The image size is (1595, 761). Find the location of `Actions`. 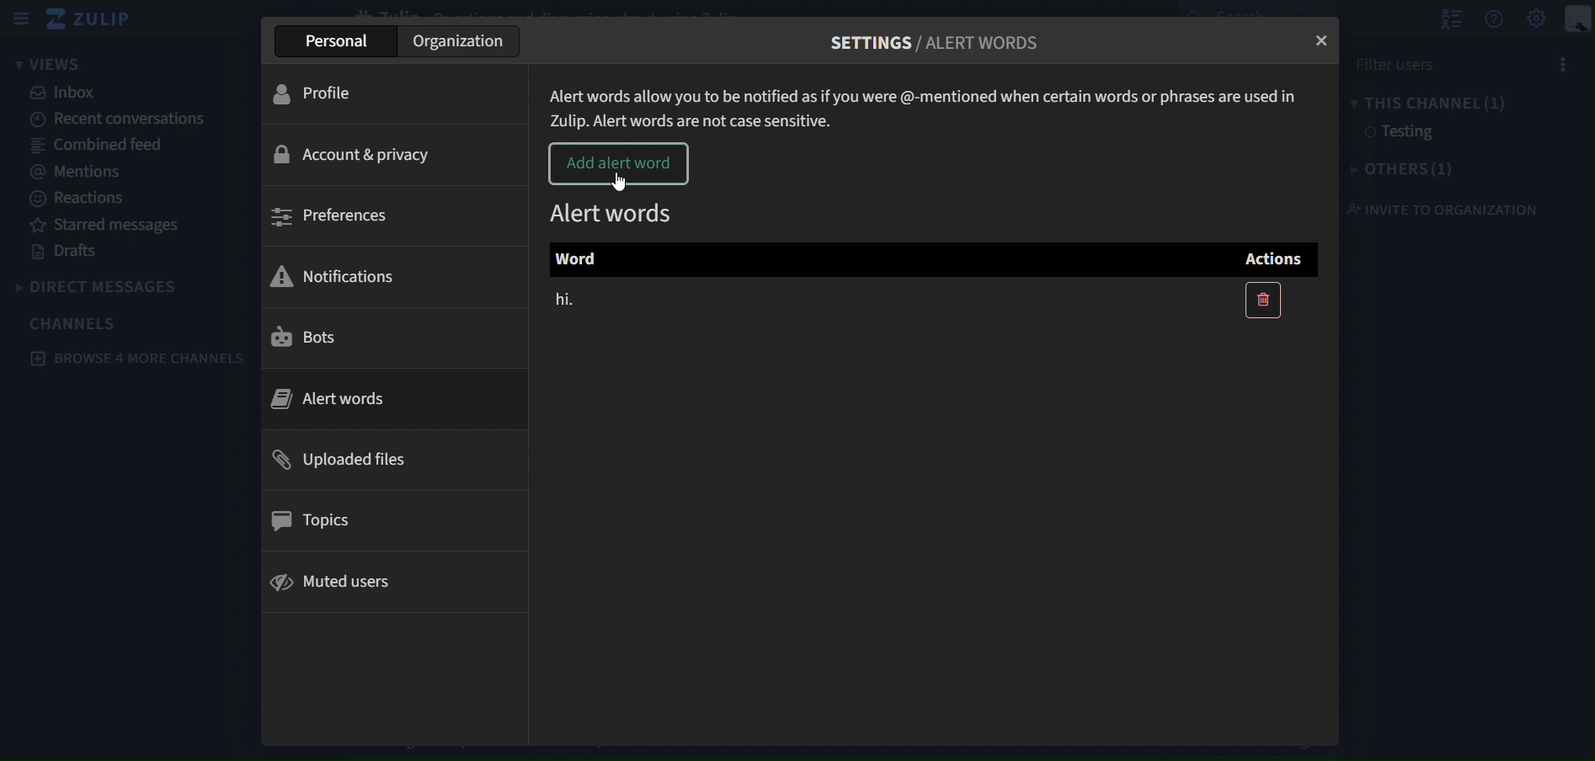

Actions is located at coordinates (1271, 258).